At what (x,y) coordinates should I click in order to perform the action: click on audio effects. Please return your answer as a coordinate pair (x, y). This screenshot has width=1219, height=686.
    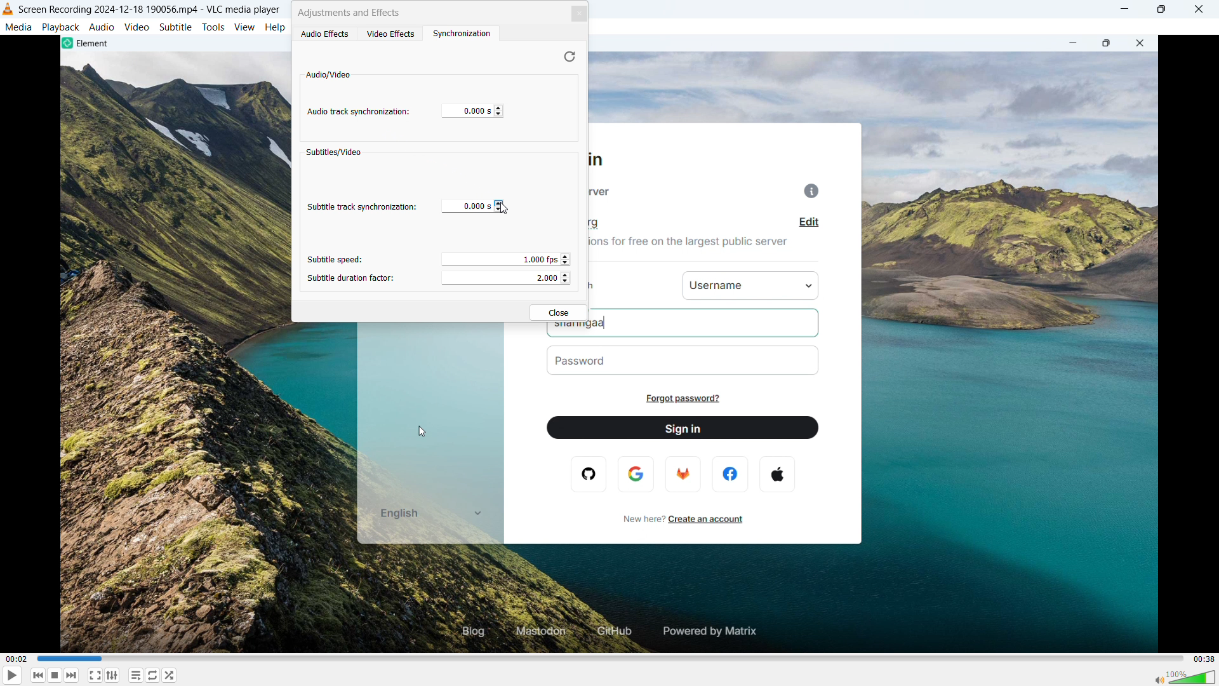
    Looking at the image, I should click on (326, 34).